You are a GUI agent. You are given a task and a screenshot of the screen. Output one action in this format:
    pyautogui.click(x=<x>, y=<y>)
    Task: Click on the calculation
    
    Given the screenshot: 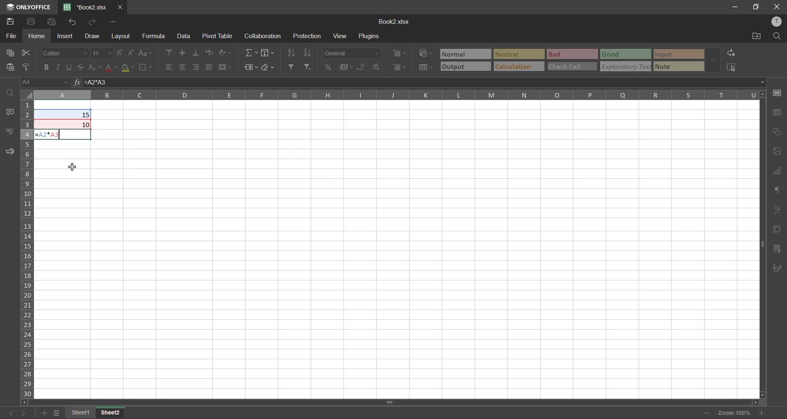 What is the action you would take?
    pyautogui.click(x=518, y=66)
    